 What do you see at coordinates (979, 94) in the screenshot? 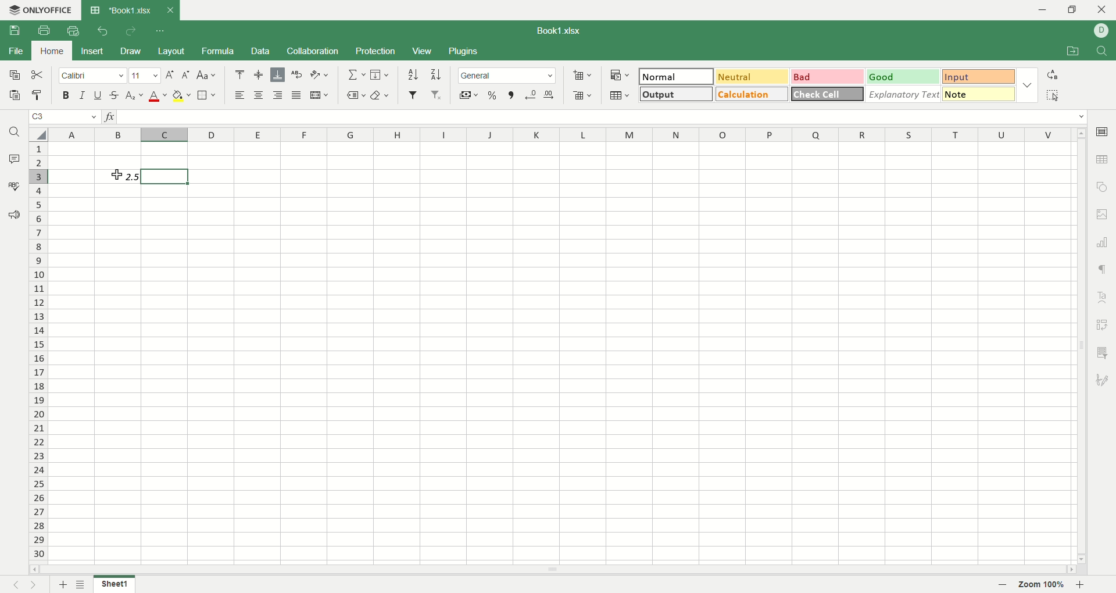
I see `input` at bounding box center [979, 94].